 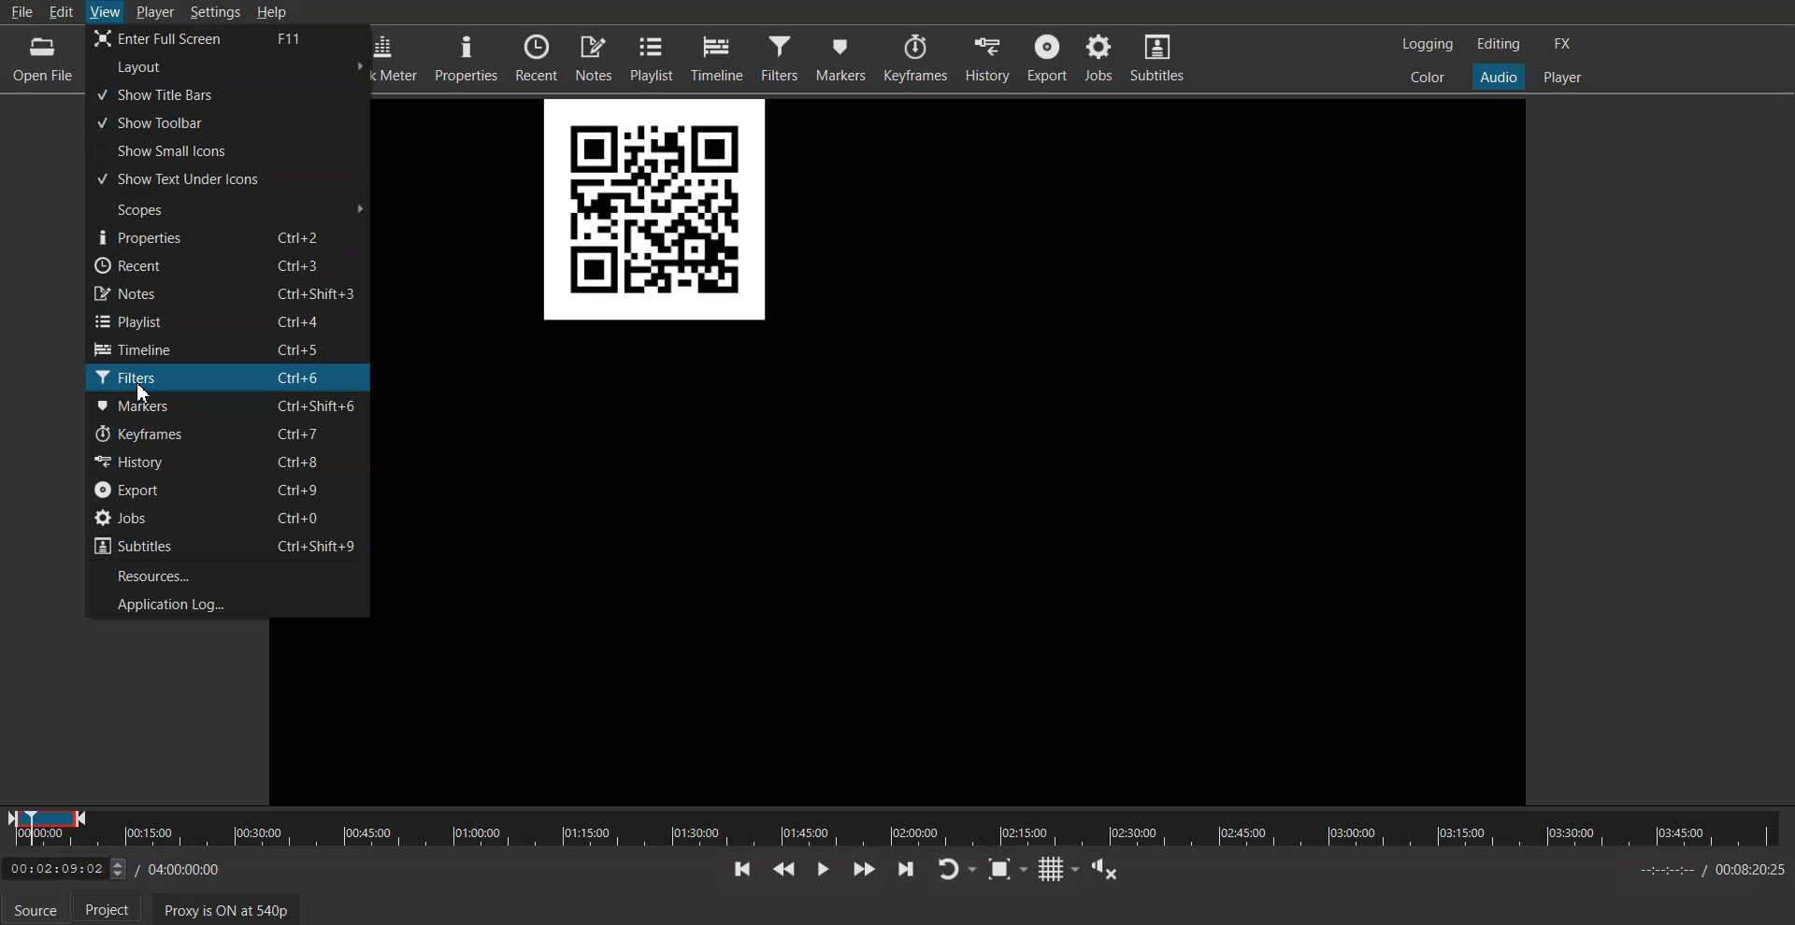 I want to click on Toggle play or pause, so click(x=824, y=869).